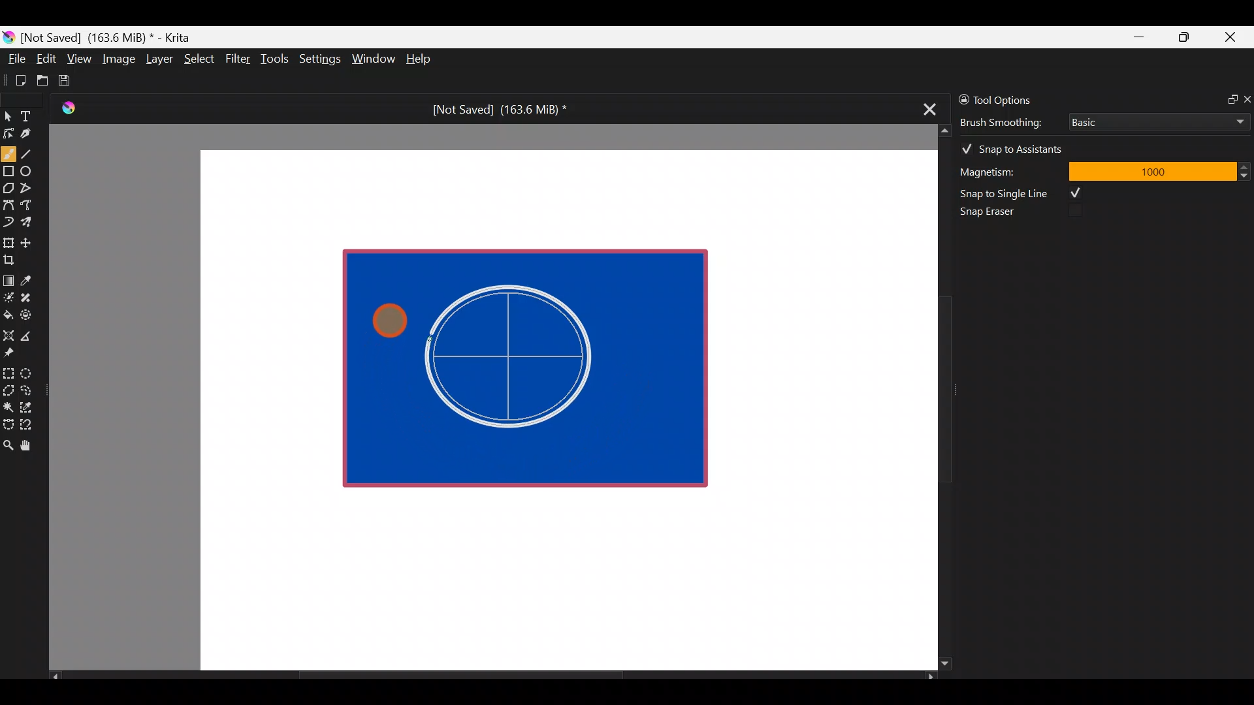  What do you see at coordinates (29, 389) in the screenshot?
I see `Freehand selection tool` at bounding box center [29, 389].